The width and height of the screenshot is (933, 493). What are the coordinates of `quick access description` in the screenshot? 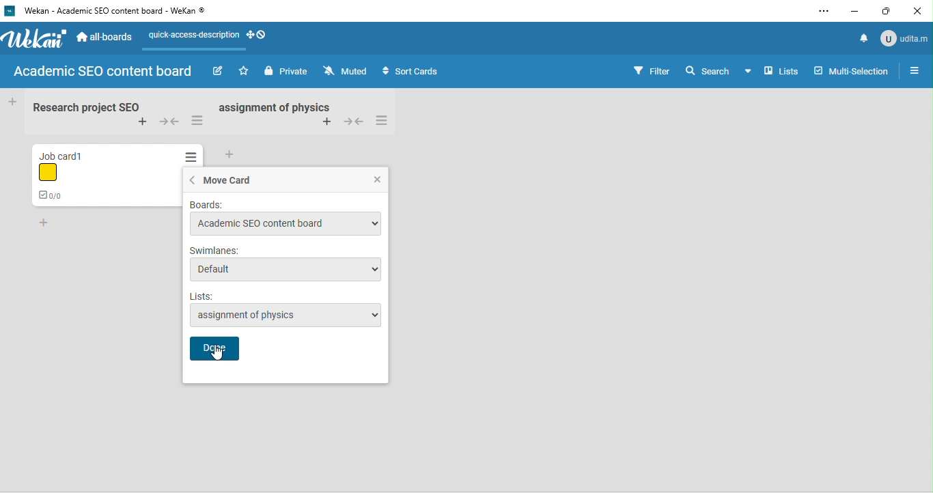 It's located at (197, 36).